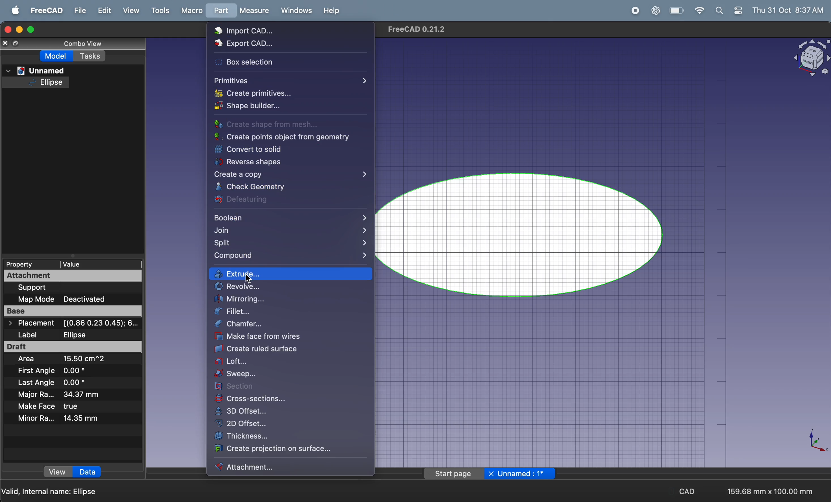  What do you see at coordinates (269, 149) in the screenshot?
I see `convert to soild` at bounding box center [269, 149].